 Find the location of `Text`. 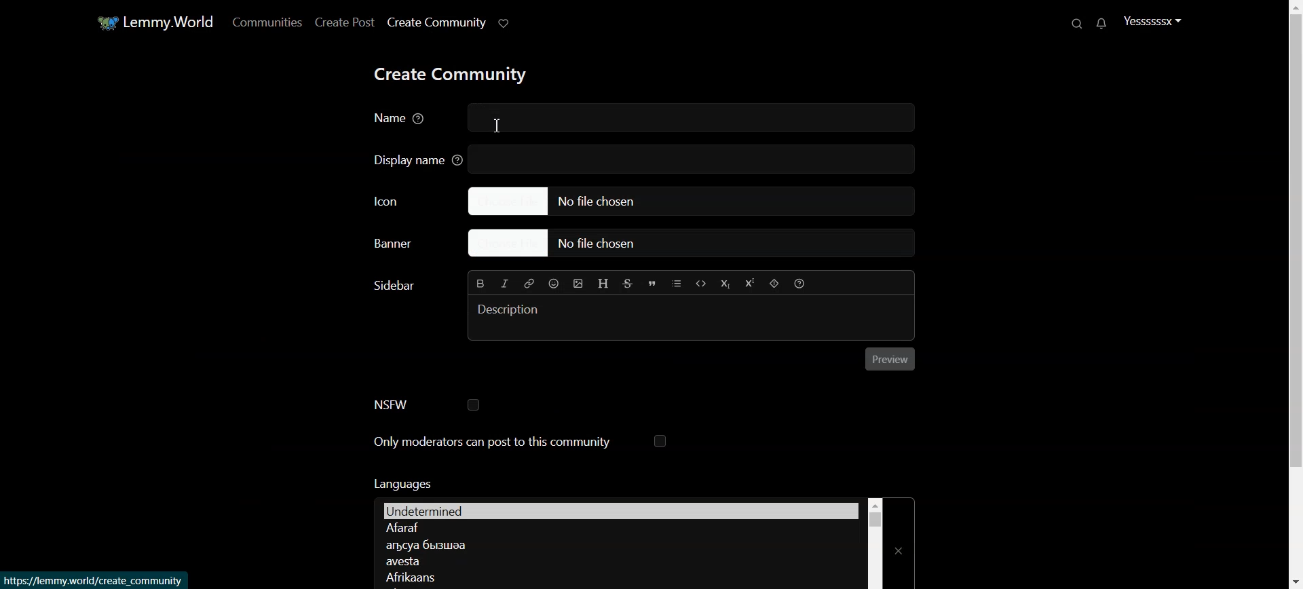

Text is located at coordinates (401, 483).